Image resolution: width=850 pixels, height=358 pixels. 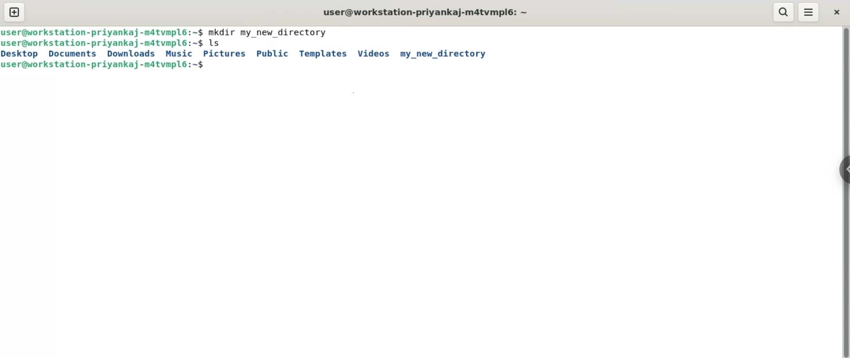 I want to click on menu, so click(x=809, y=11).